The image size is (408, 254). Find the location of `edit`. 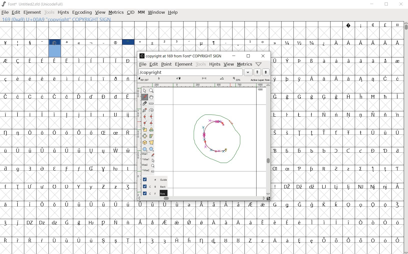

edit is located at coordinates (153, 64).